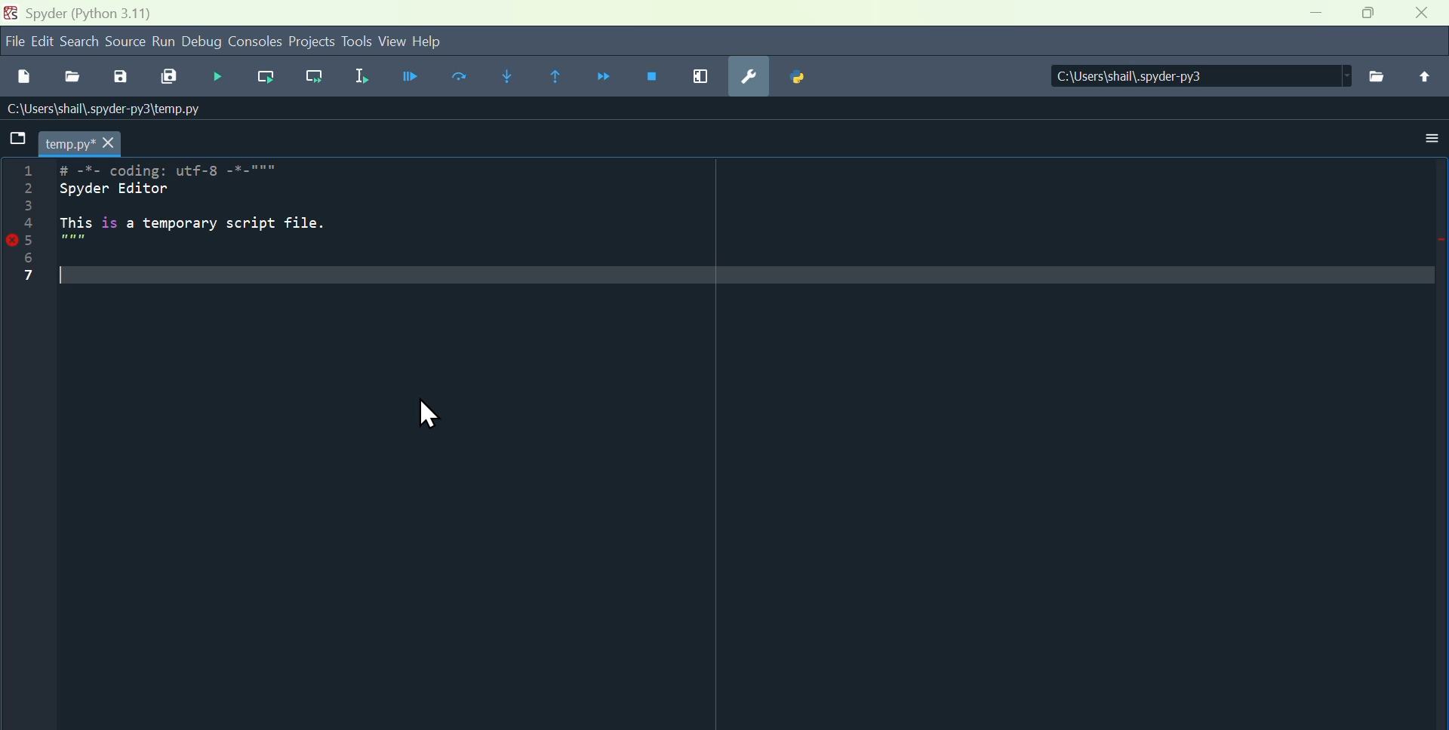 The height and width of the screenshot is (730, 1449). I want to click on User\shail\spyder-py3]\temp.py, so click(103, 107).